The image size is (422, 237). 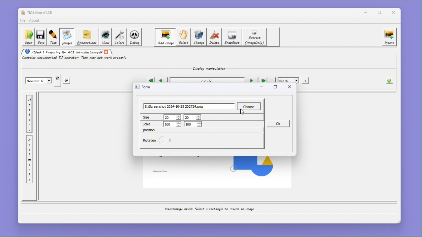 I want to click on insert, so click(x=389, y=37).